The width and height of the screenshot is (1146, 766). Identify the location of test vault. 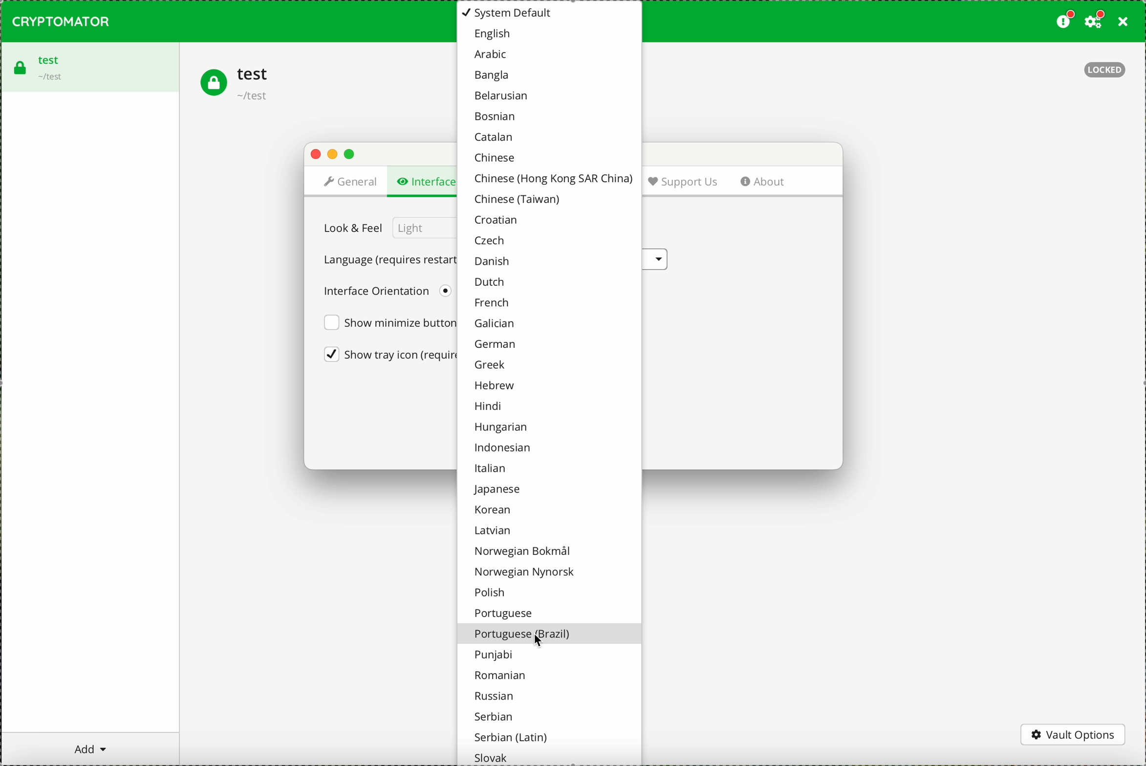
(236, 84).